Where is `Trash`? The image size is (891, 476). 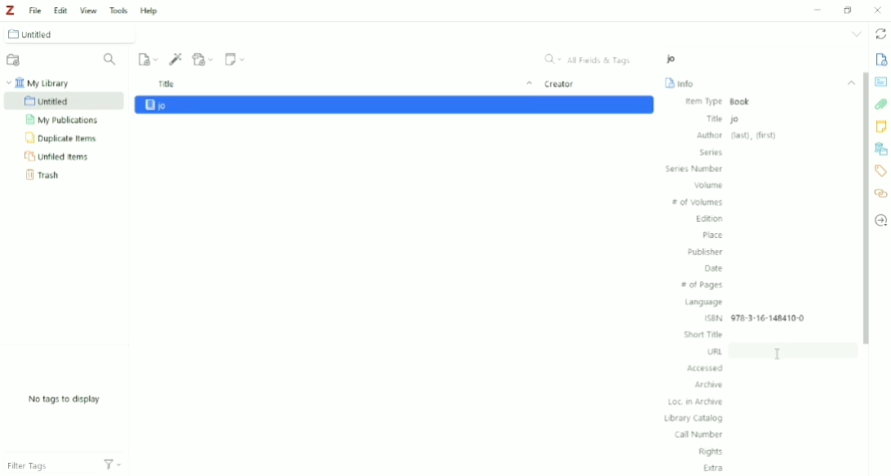 Trash is located at coordinates (47, 177).